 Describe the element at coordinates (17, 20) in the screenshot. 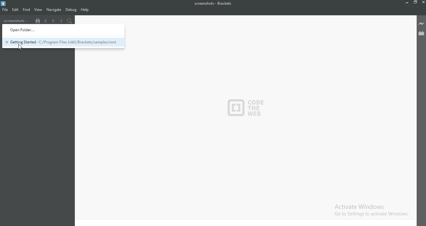

I see `screenshots dropdown` at that location.